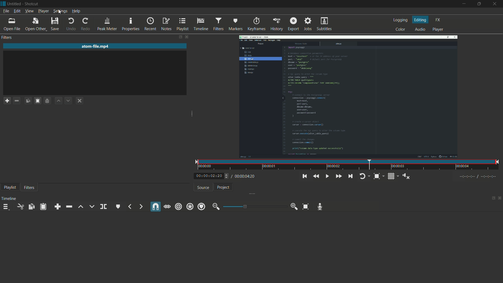 The height and width of the screenshot is (283, 503). Describe the element at coordinates (227, 176) in the screenshot. I see `` at that location.